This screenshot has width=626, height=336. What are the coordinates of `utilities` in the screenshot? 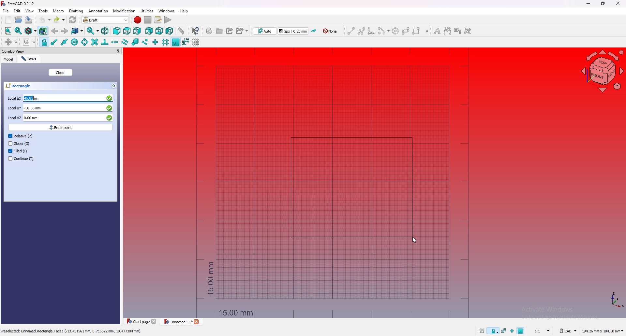 It's located at (147, 11).